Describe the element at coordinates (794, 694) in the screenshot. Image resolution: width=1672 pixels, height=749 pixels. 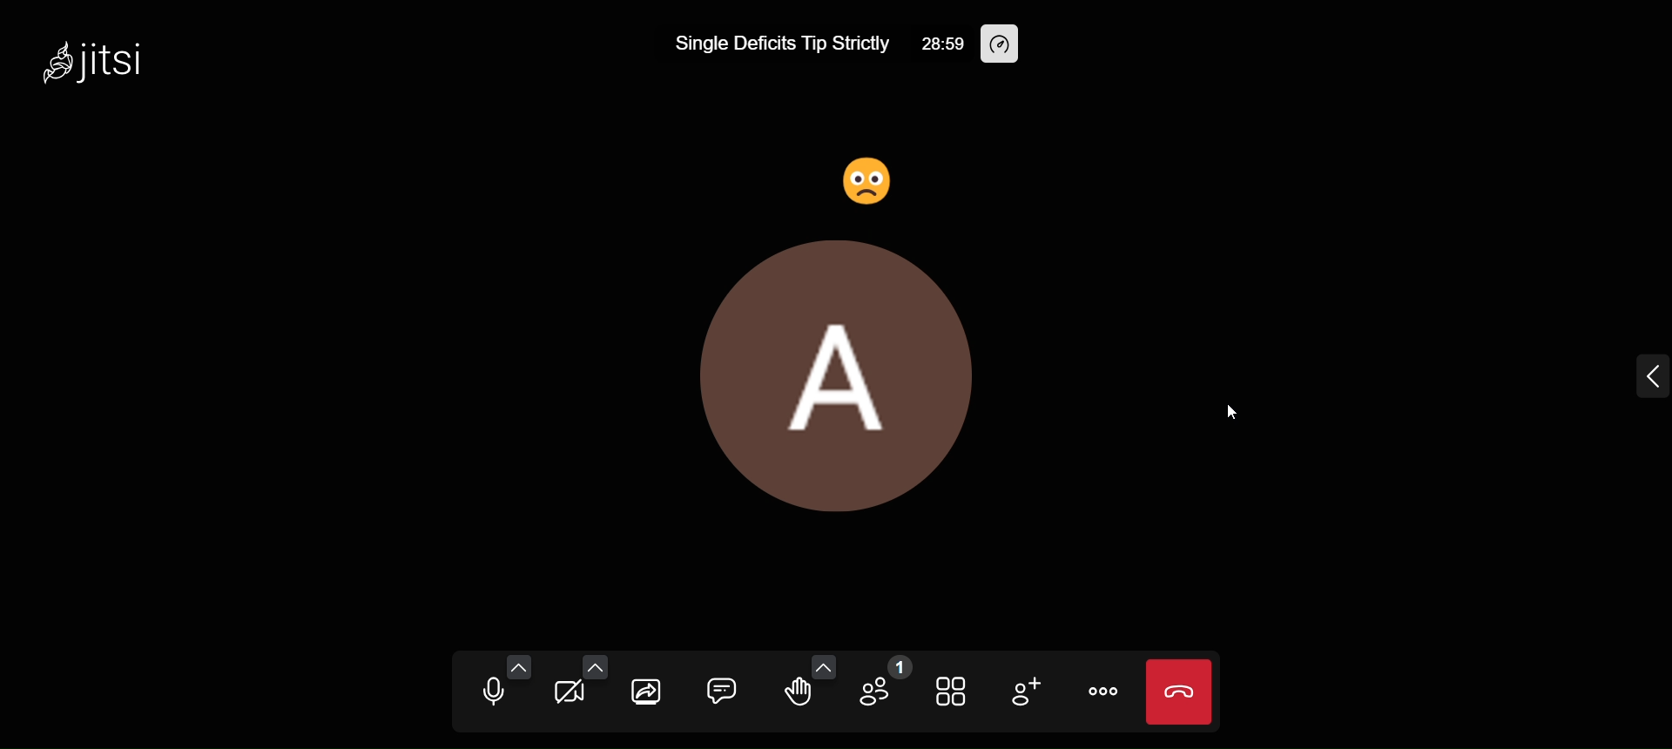
I see `raise your hand` at that location.